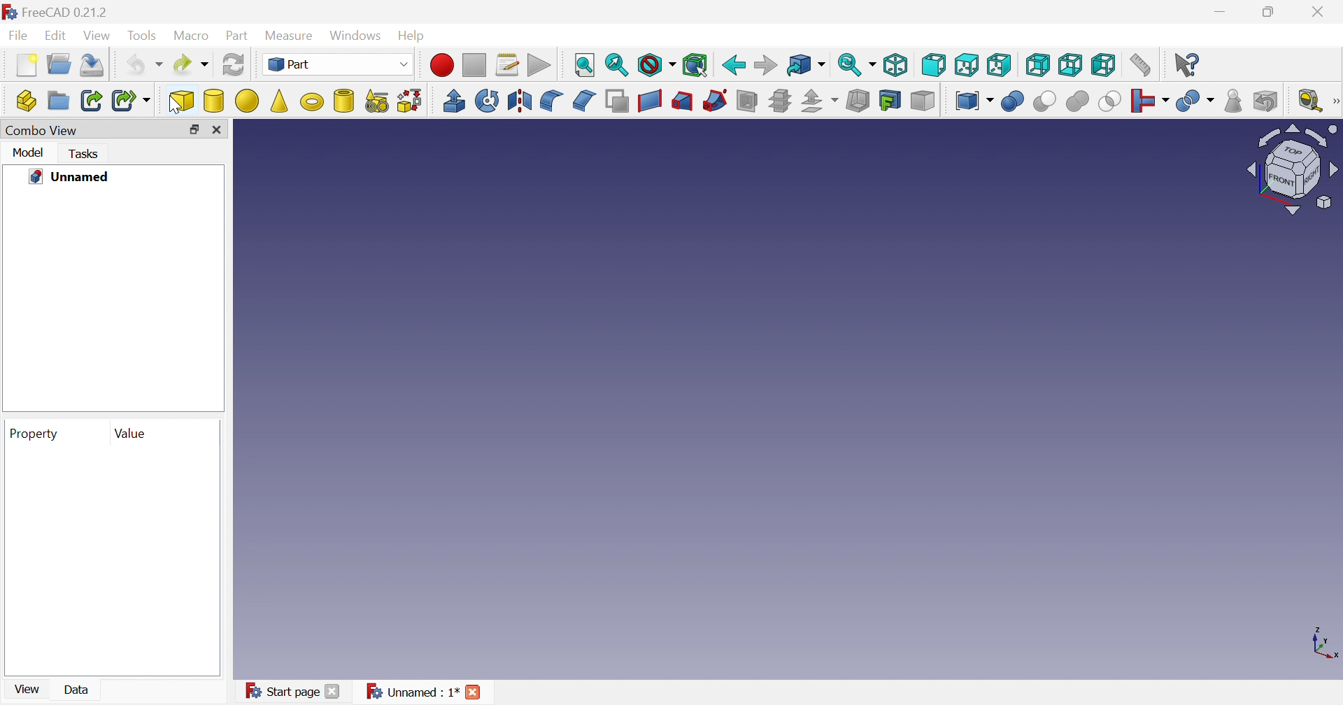 The width and height of the screenshot is (1343, 705). What do you see at coordinates (855, 66) in the screenshot?
I see `Sync view` at bounding box center [855, 66].